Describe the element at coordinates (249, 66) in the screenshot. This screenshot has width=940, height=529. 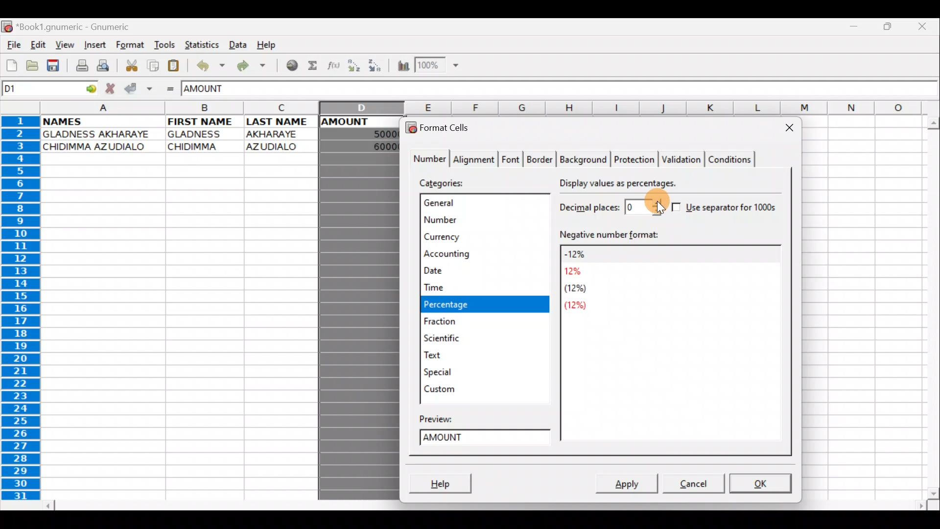
I see `Redo undone action` at that location.